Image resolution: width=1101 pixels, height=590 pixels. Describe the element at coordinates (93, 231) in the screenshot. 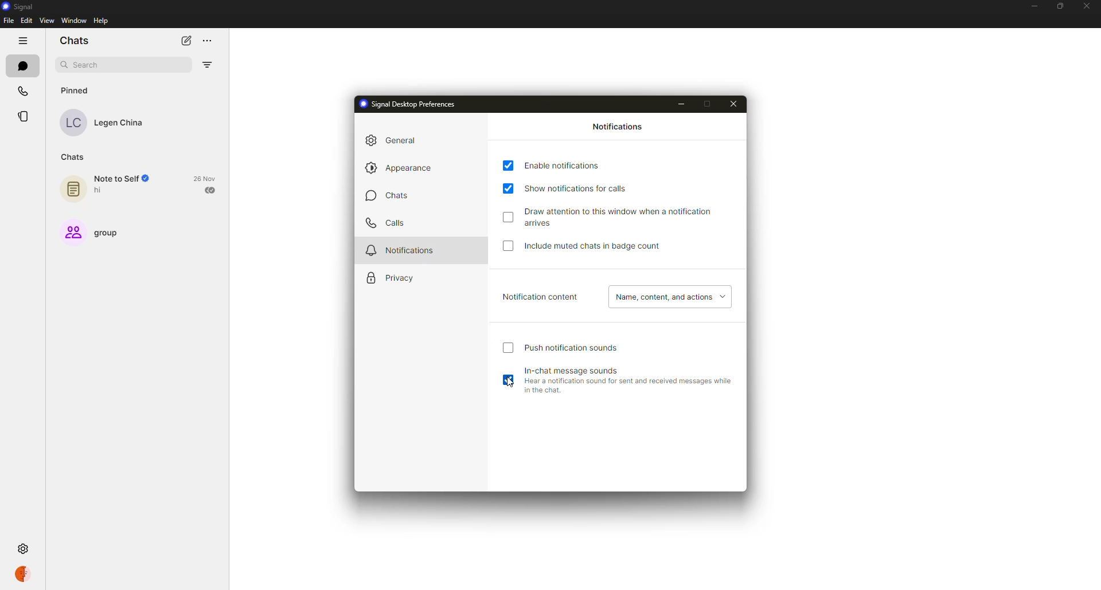

I see `group` at that location.